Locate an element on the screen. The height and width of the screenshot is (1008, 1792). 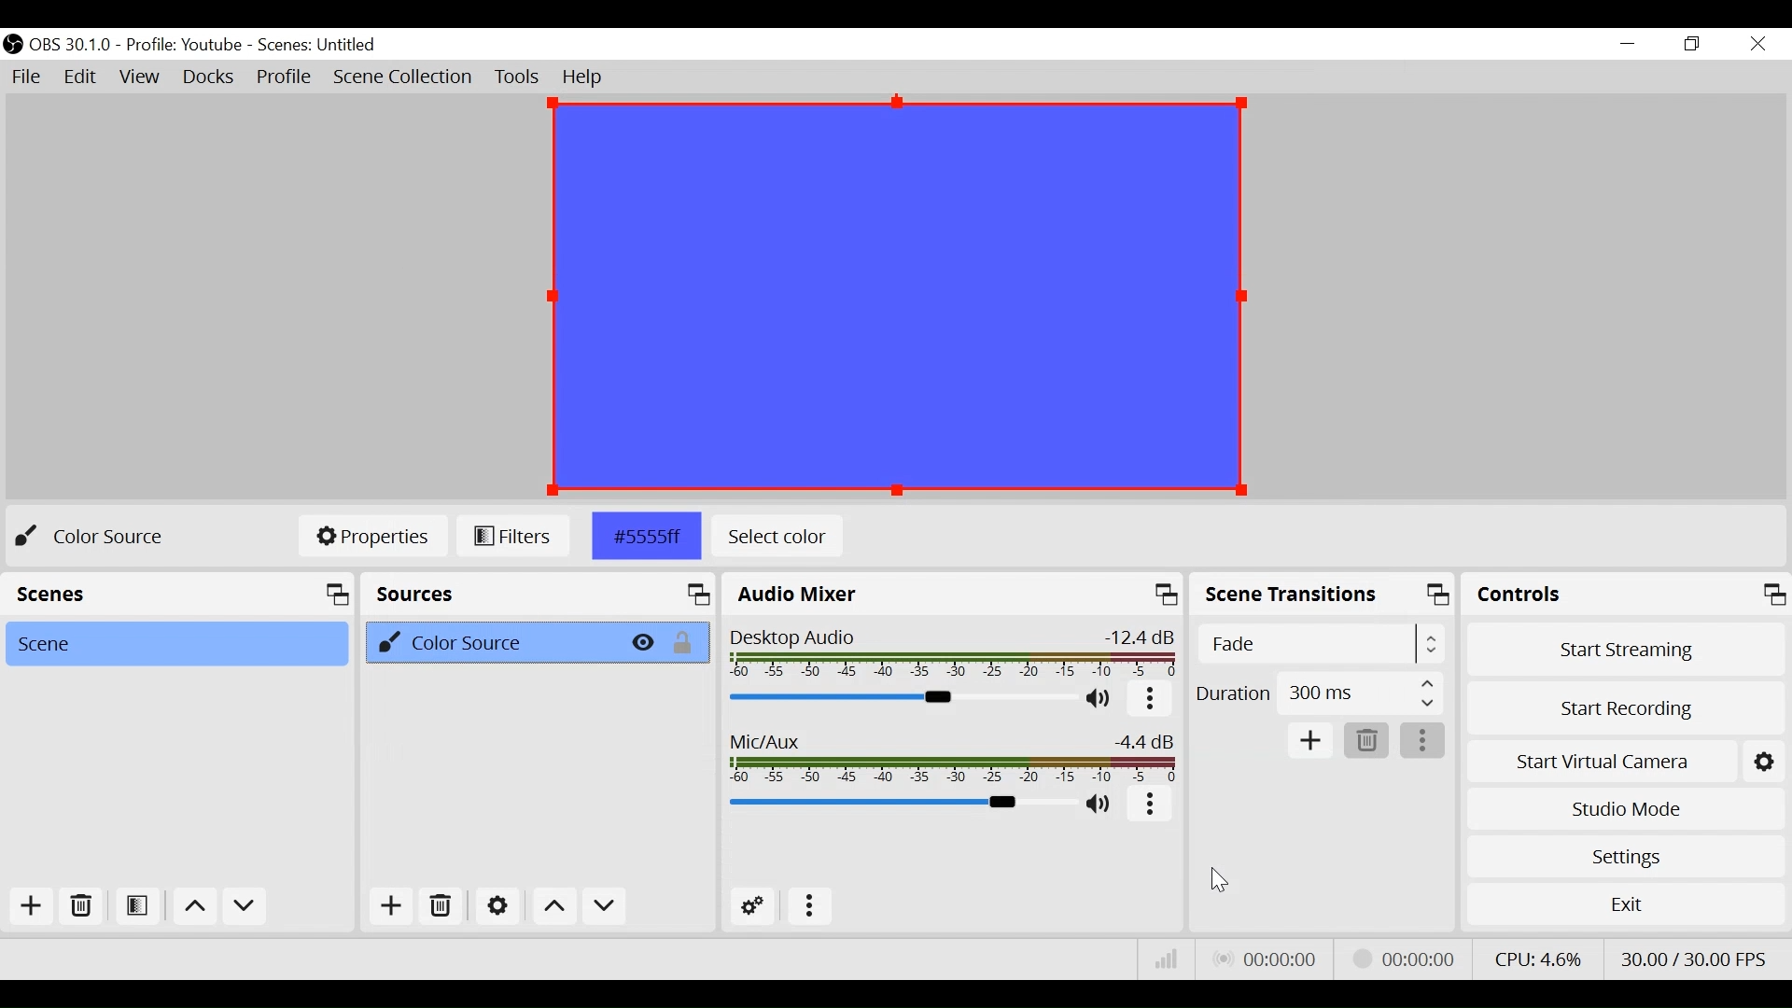
Move down is located at coordinates (604, 907).